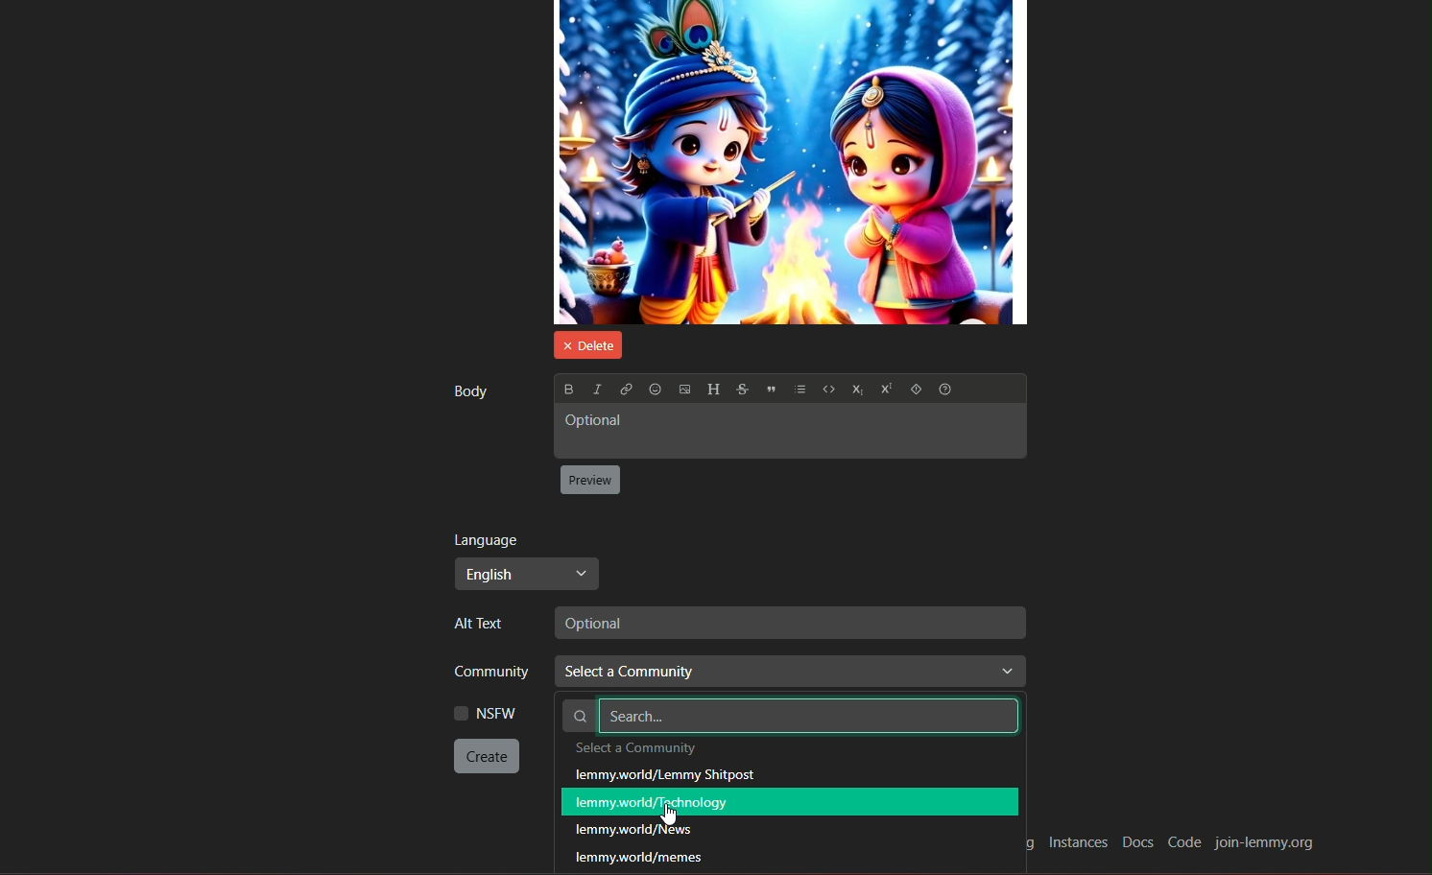  Describe the element at coordinates (788, 431) in the screenshot. I see `Optional` at that location.